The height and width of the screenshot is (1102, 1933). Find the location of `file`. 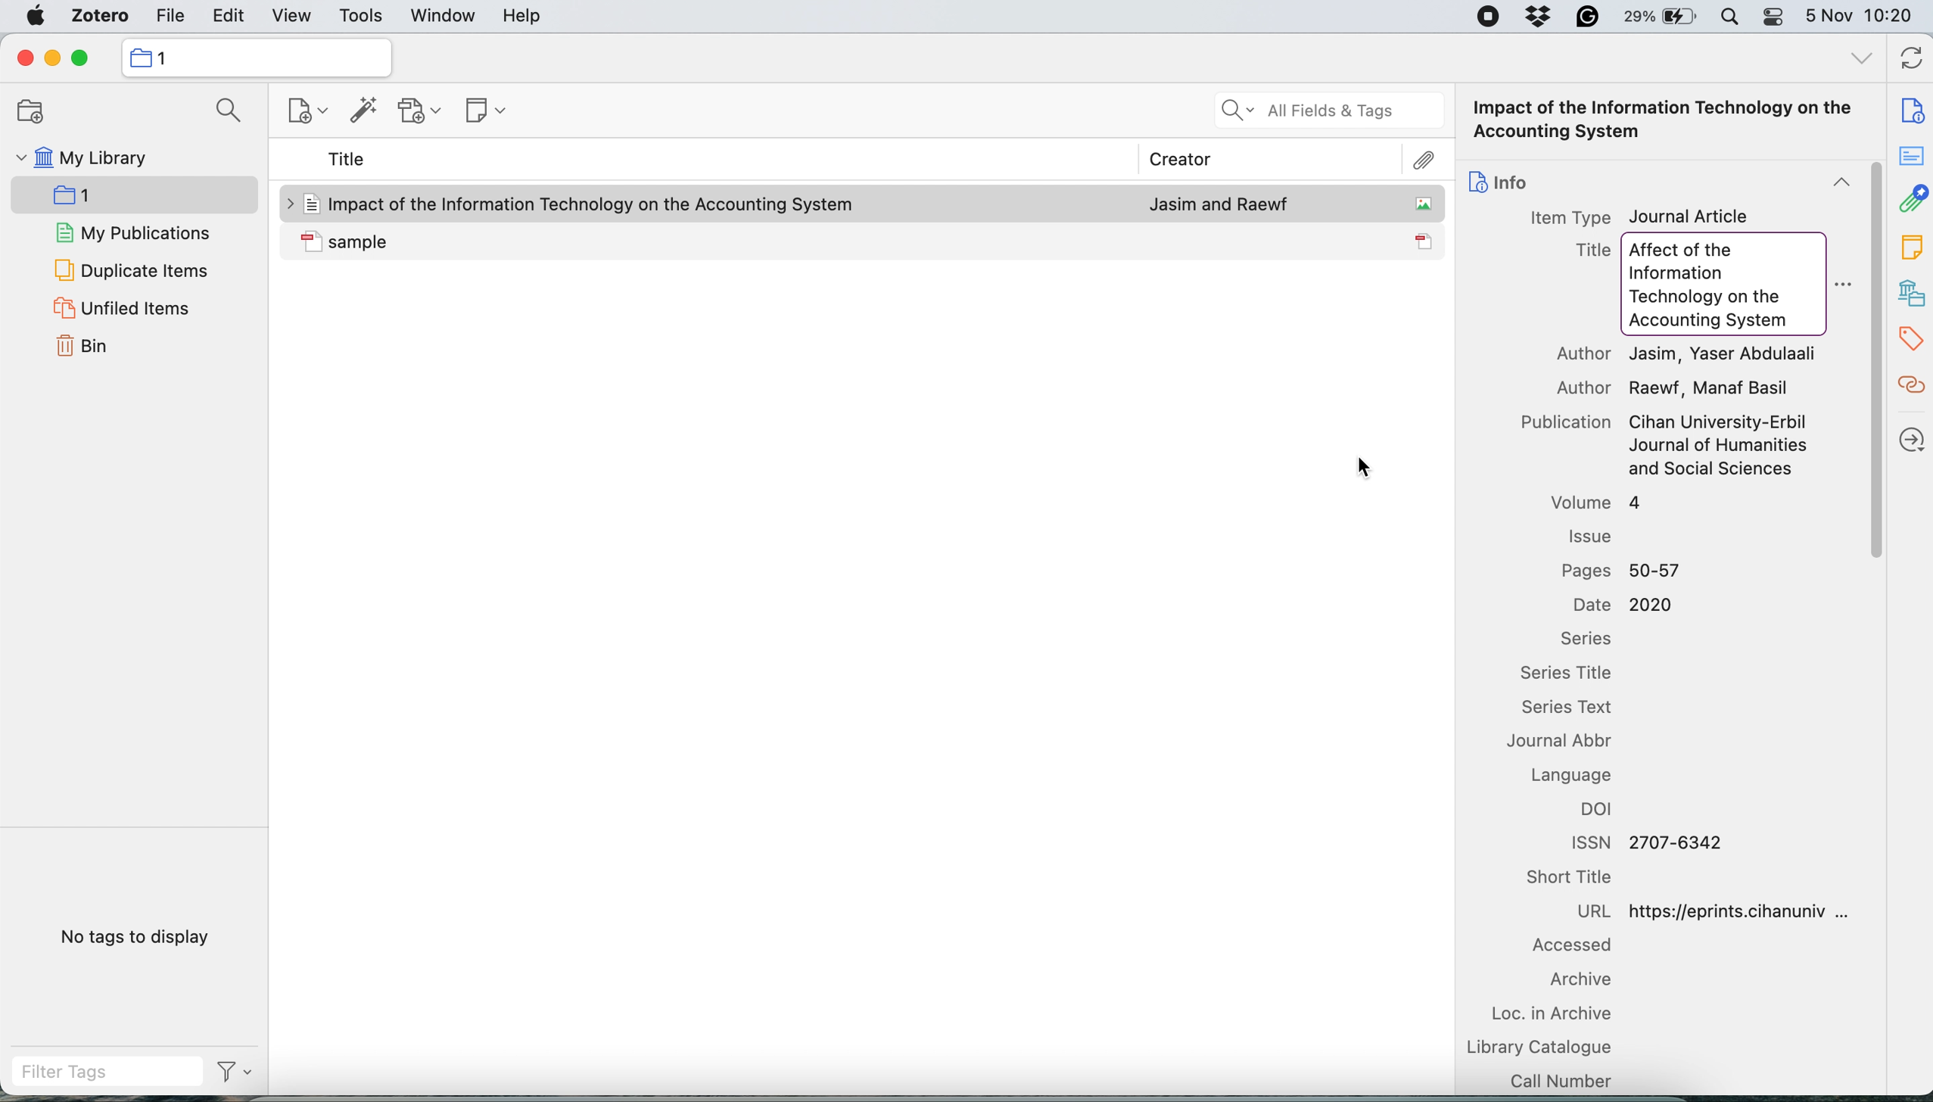

file is located at coordinates (170, 16).